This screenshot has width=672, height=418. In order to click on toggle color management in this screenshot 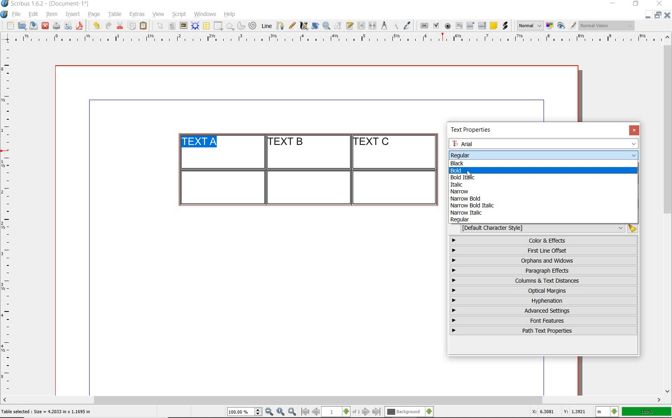, I will do `click(550, 26)`.